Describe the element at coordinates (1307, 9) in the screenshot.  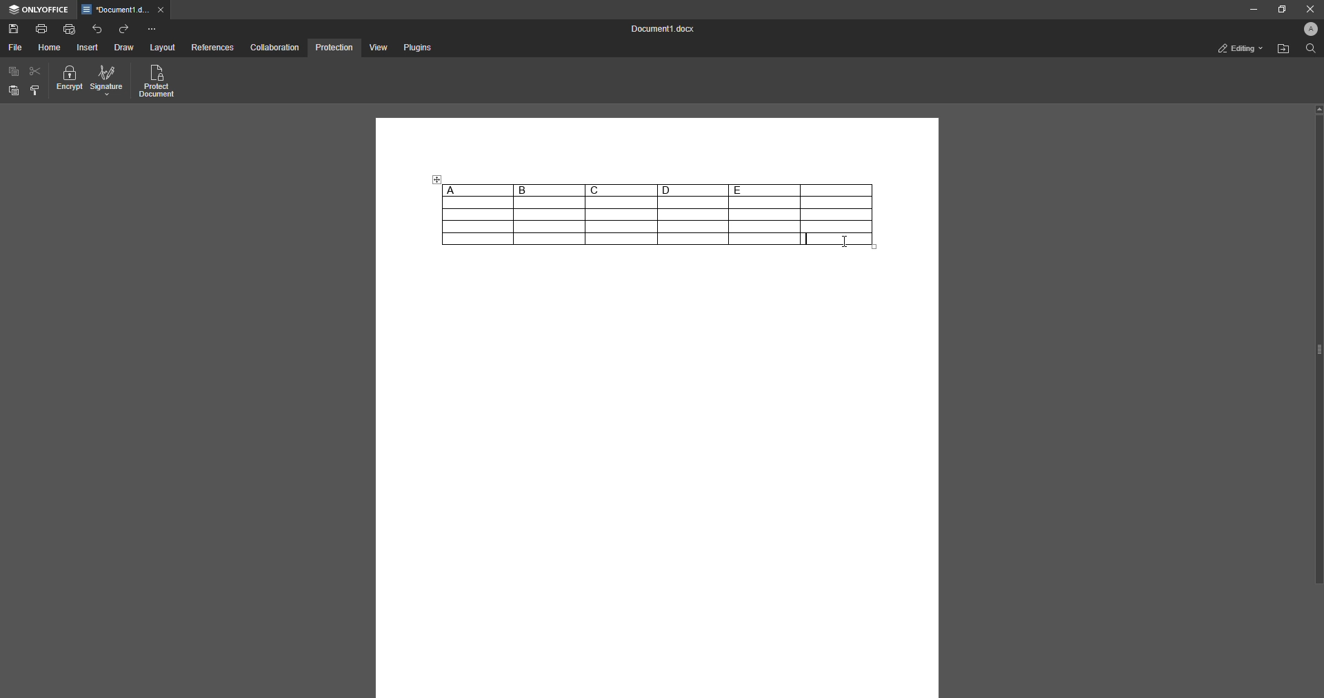
I see `Close` at that location.